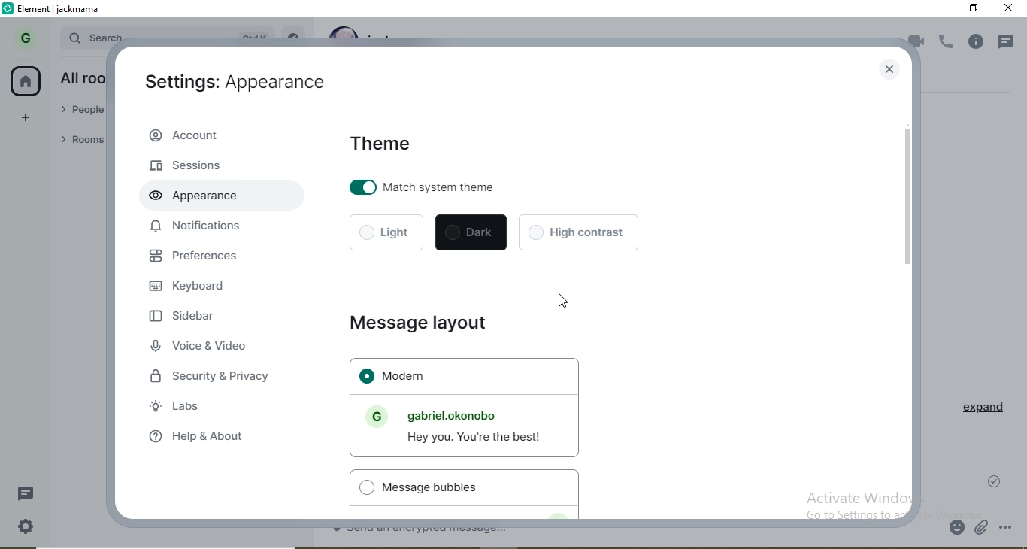  What do you see at coordinates (451, 188) in the screenshot?
I see `match system theme` at bounding box center [451, 188].